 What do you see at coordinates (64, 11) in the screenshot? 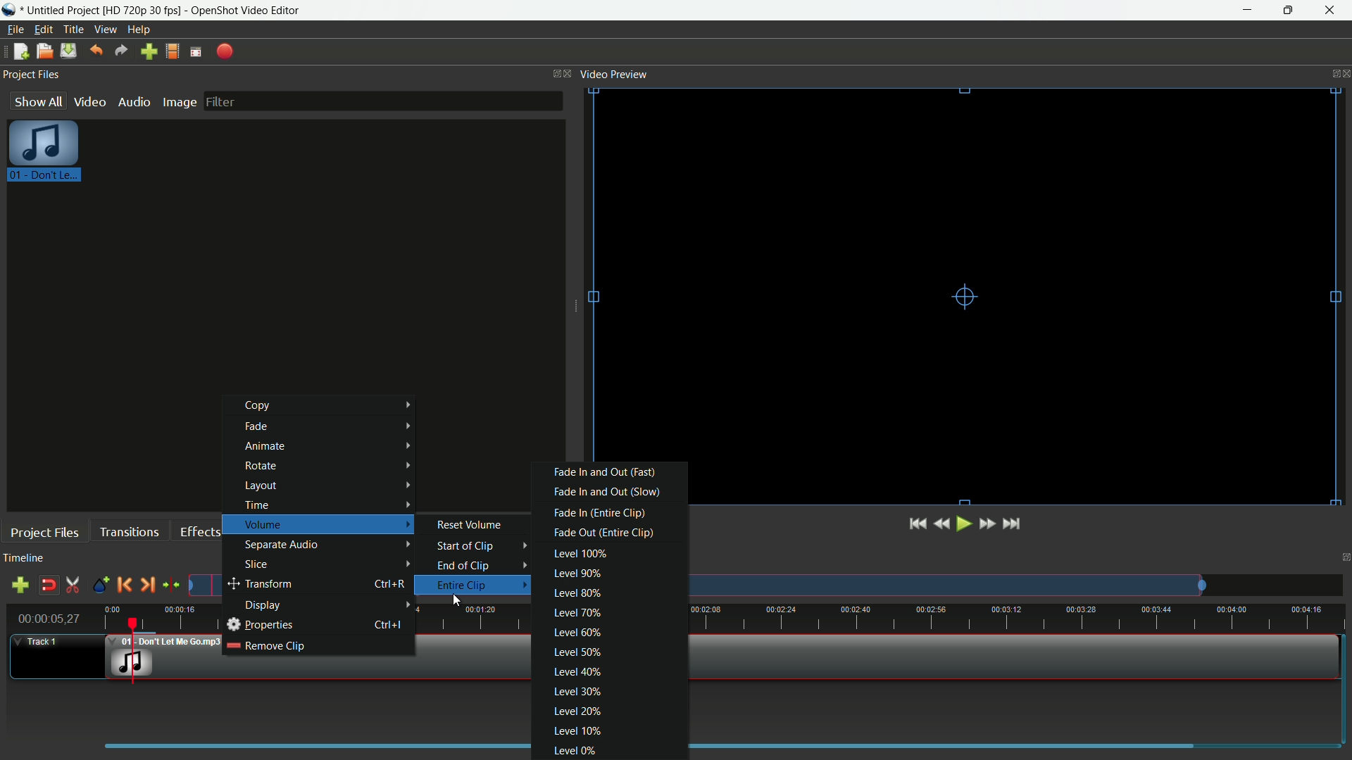
I see `project name` at bounding box center [64, 11].